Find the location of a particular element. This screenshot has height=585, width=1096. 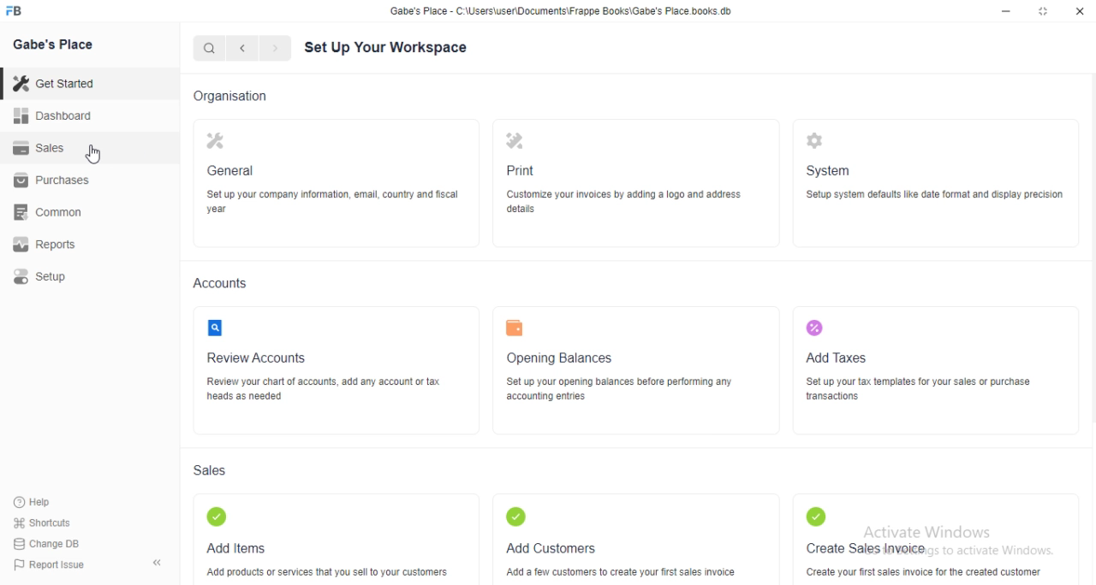

common is located at coordinates (48, 212).